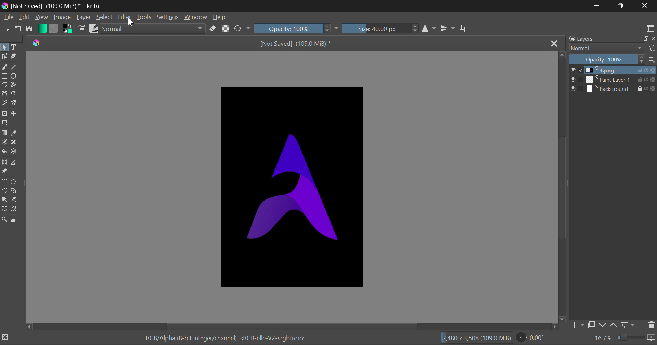  What do you see at coordinates (650, 28) in the screenshot?
I see `Choose Workspace` at bounding box center [650, 28].